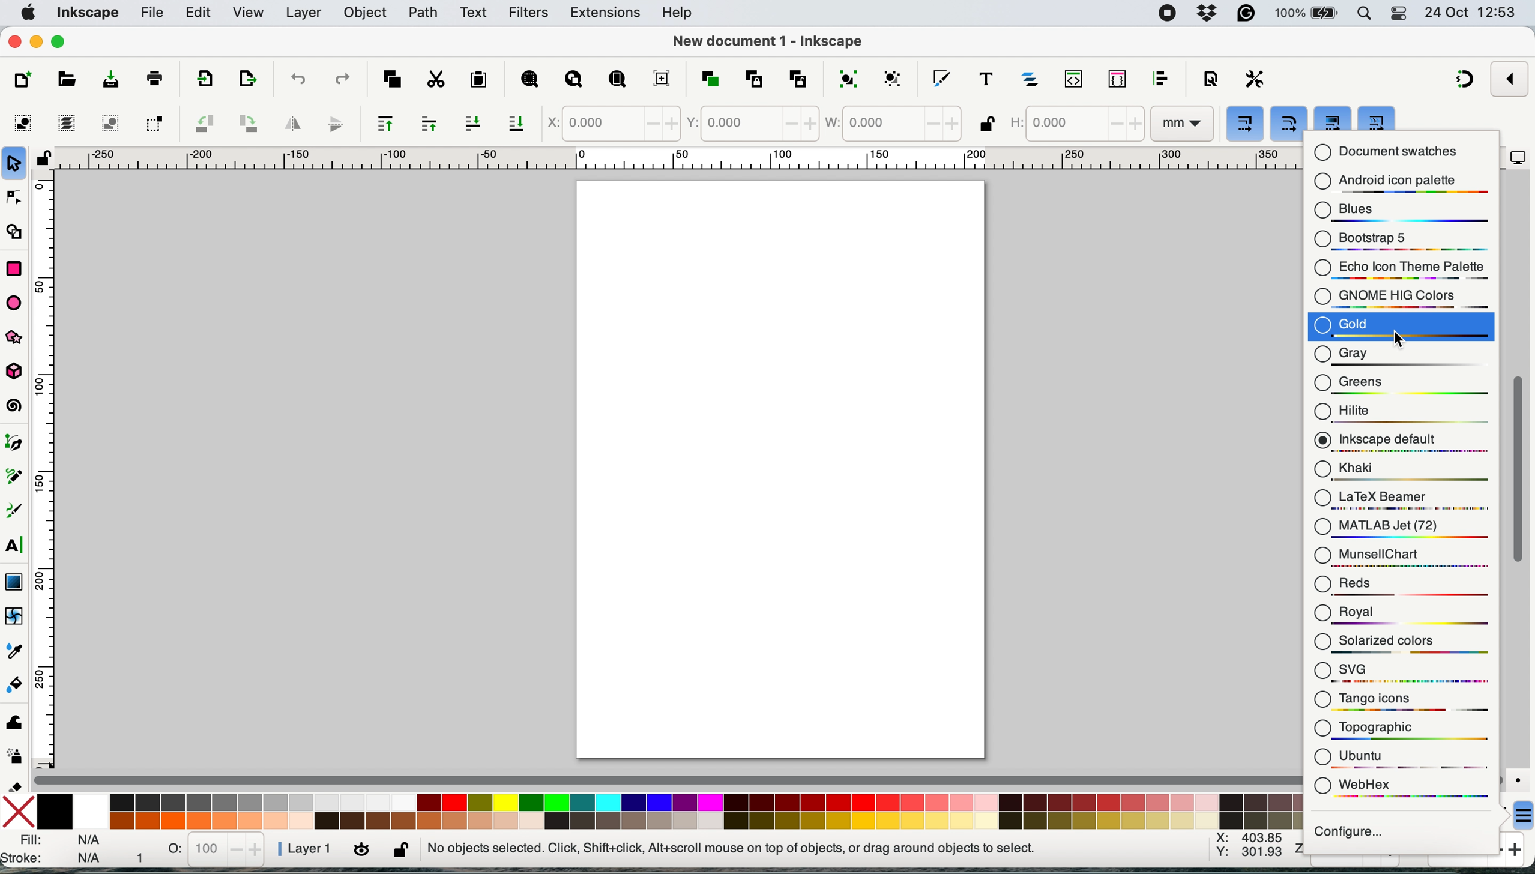  I want to click on path, so click(424, 16).